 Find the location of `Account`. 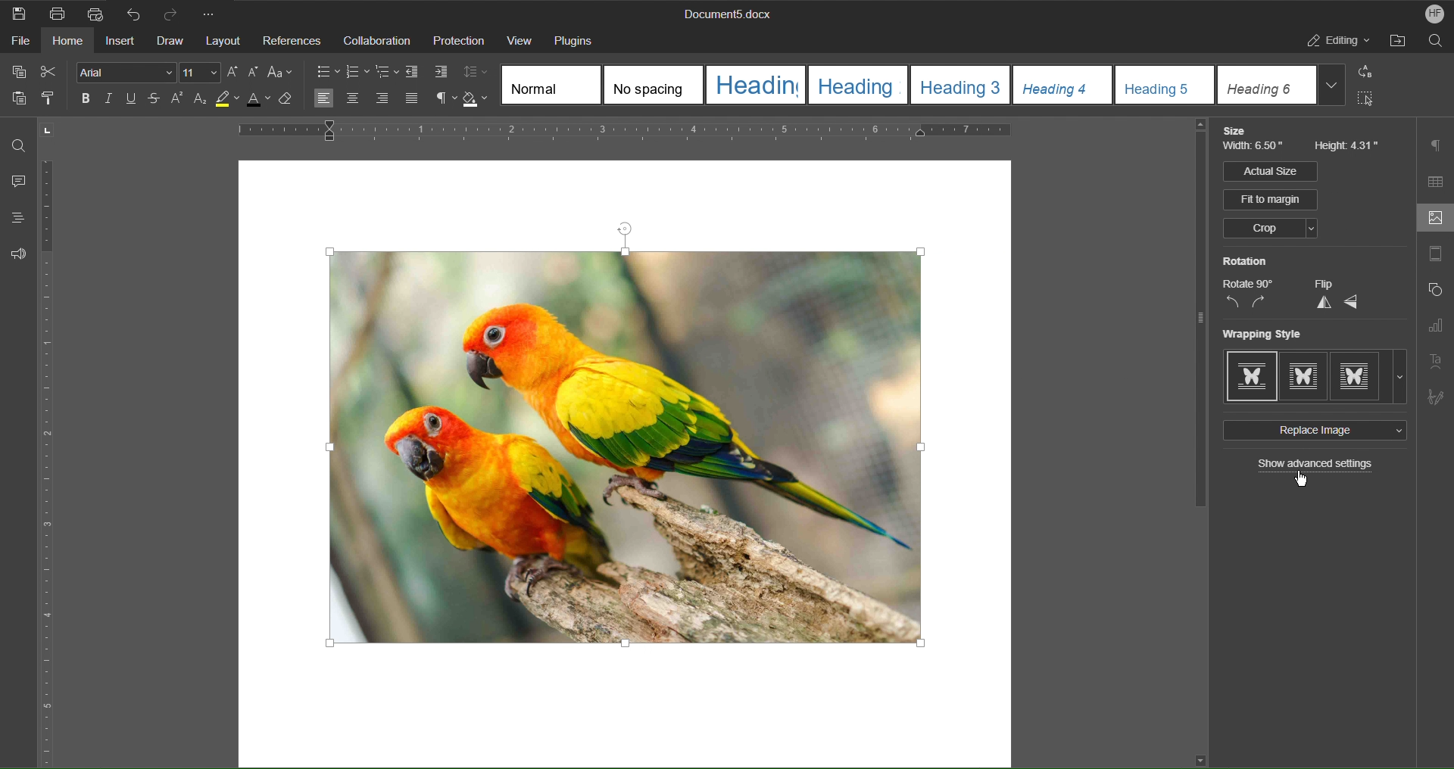

Account is located at coordinates (1430, 14).